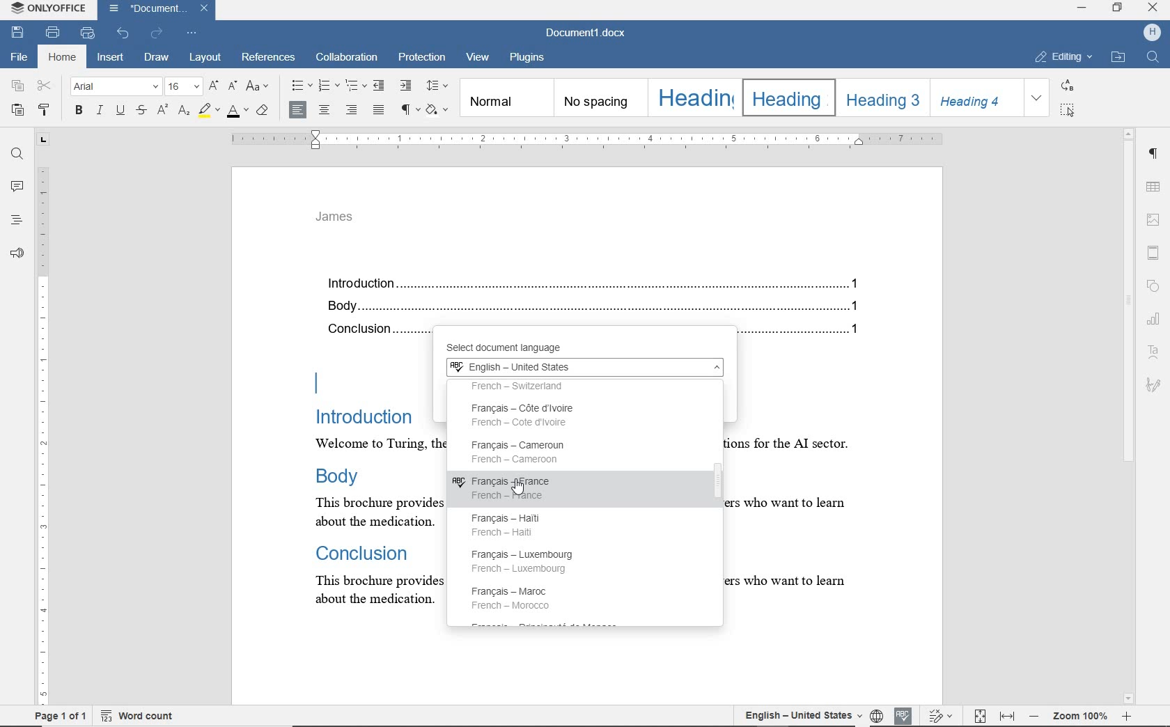  I want to click on profile, so click(1154, 31).